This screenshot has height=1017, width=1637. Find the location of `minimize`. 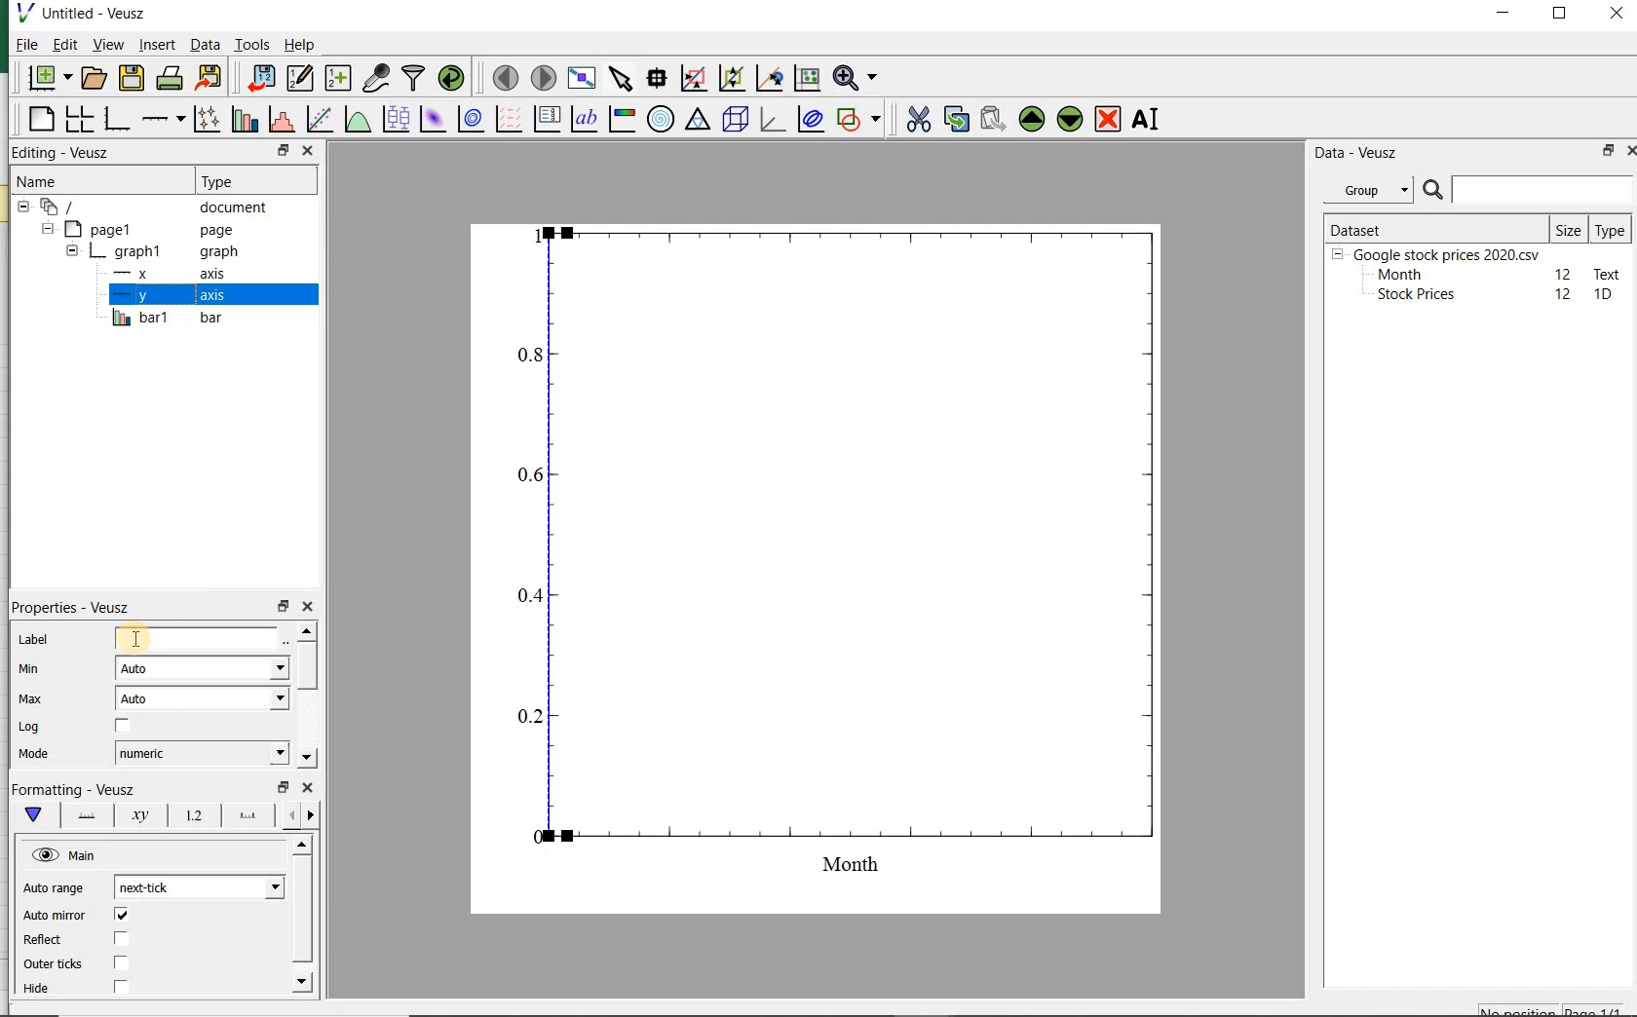

minimize is located at coordinates (1504, 15).